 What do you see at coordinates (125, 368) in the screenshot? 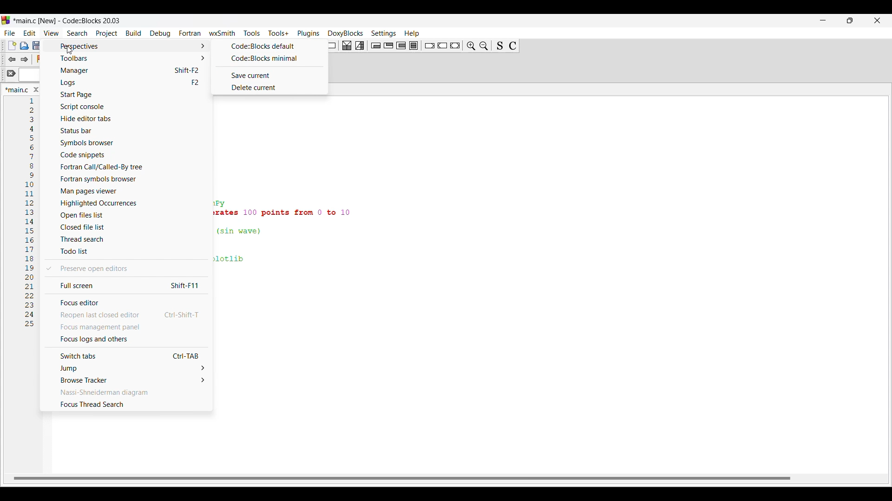
I see `Jump options` at bounding box center [125, 368].